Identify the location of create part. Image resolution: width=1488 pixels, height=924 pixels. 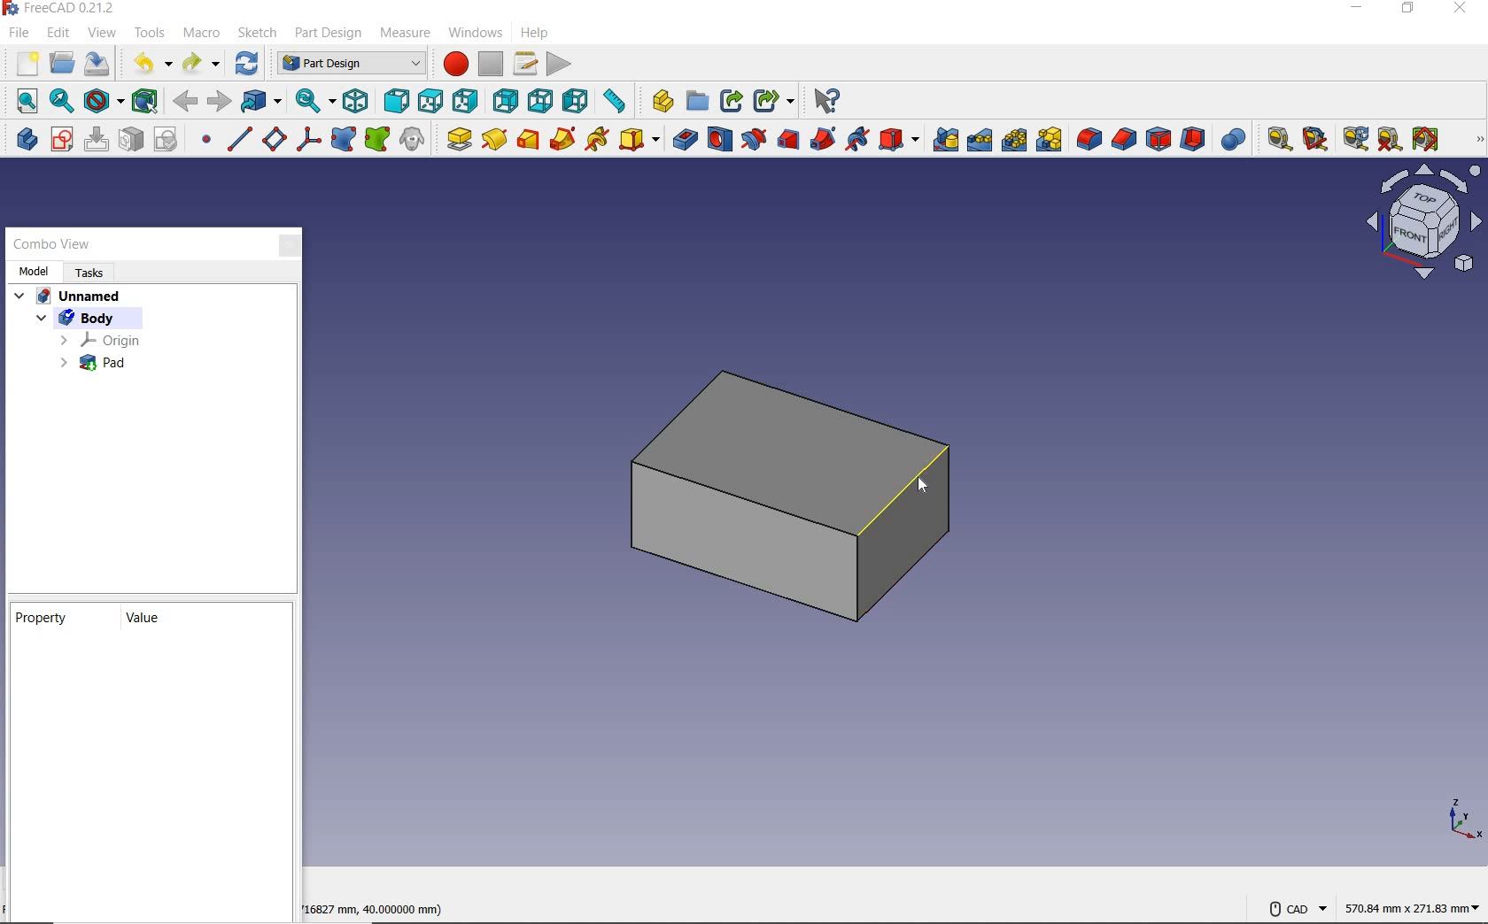
(660, 103).